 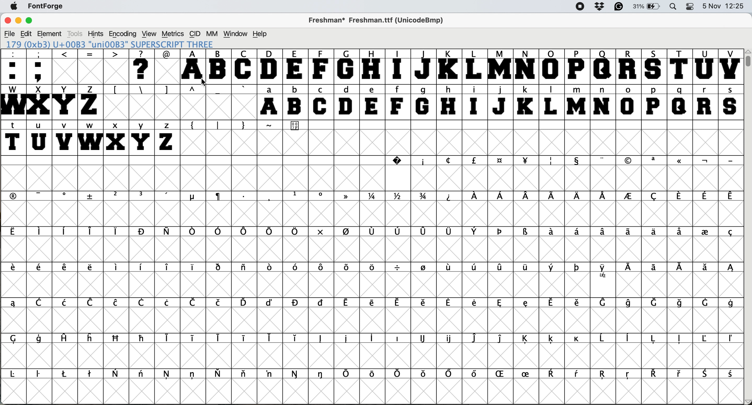 What do you see at coordinates (398, 66) in the screenshot?
I see `I` at bounding box center [398, 66].